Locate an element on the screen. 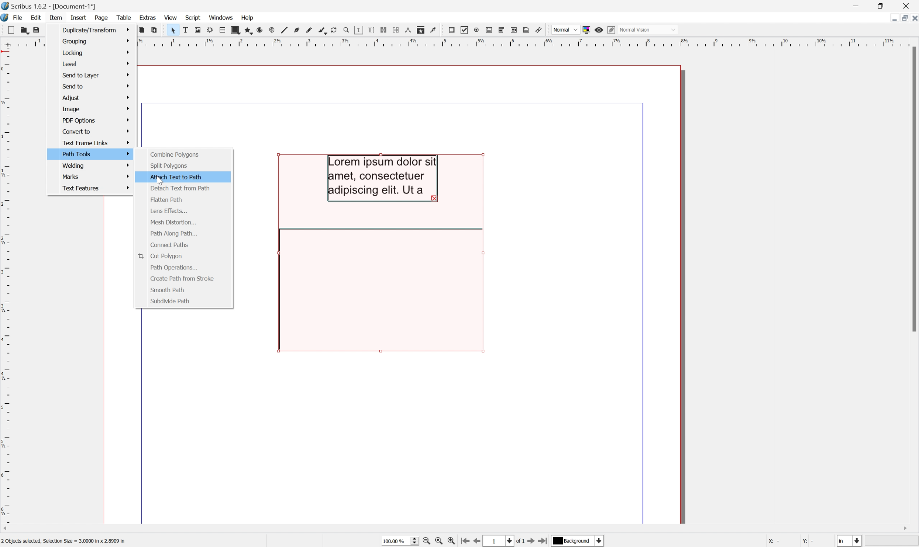 This screenshot has width=919, height=547. Insert is located at coordinates (78, 17).